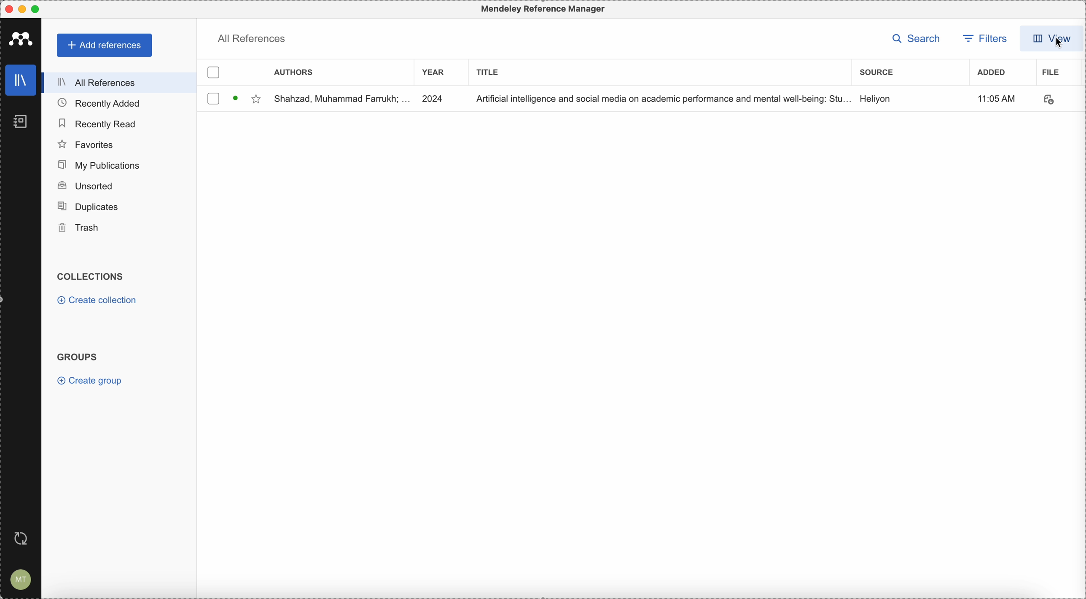 The height and width of the screenshot is (599, 1086). What do you see at coordinates (341, 99) in the screenshot?
I see `Shahzad, Muhammad Farrukh` at bounding box center [341, 99].